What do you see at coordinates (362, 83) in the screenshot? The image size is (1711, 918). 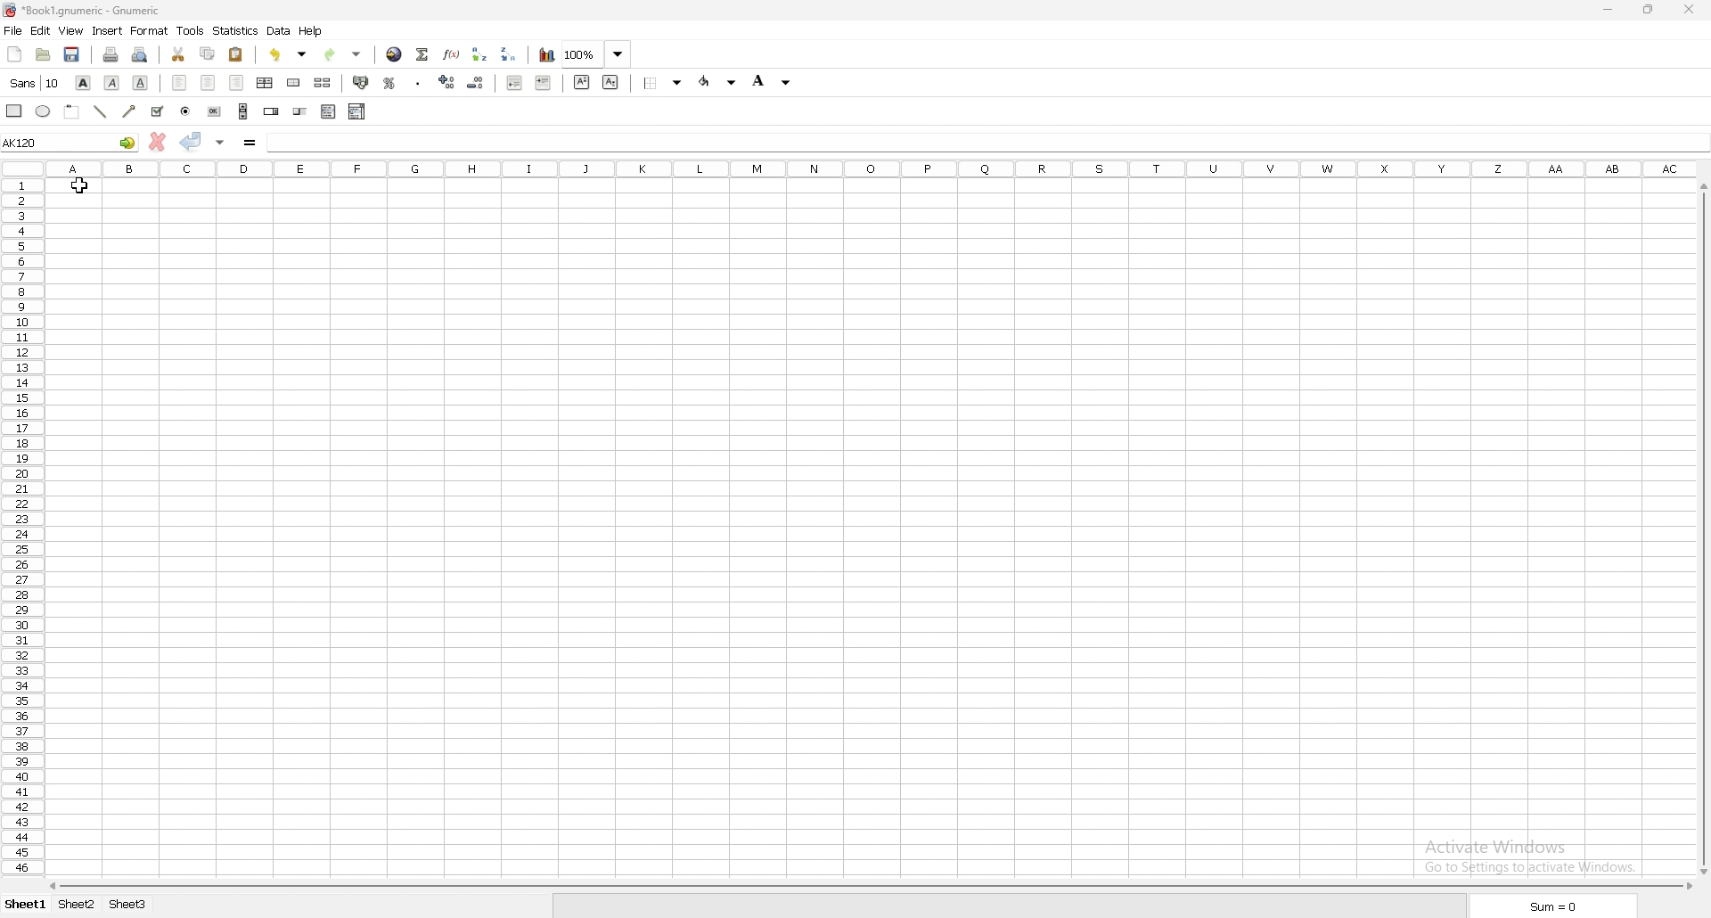 I see `accounting` at bounding box center [362, 83].